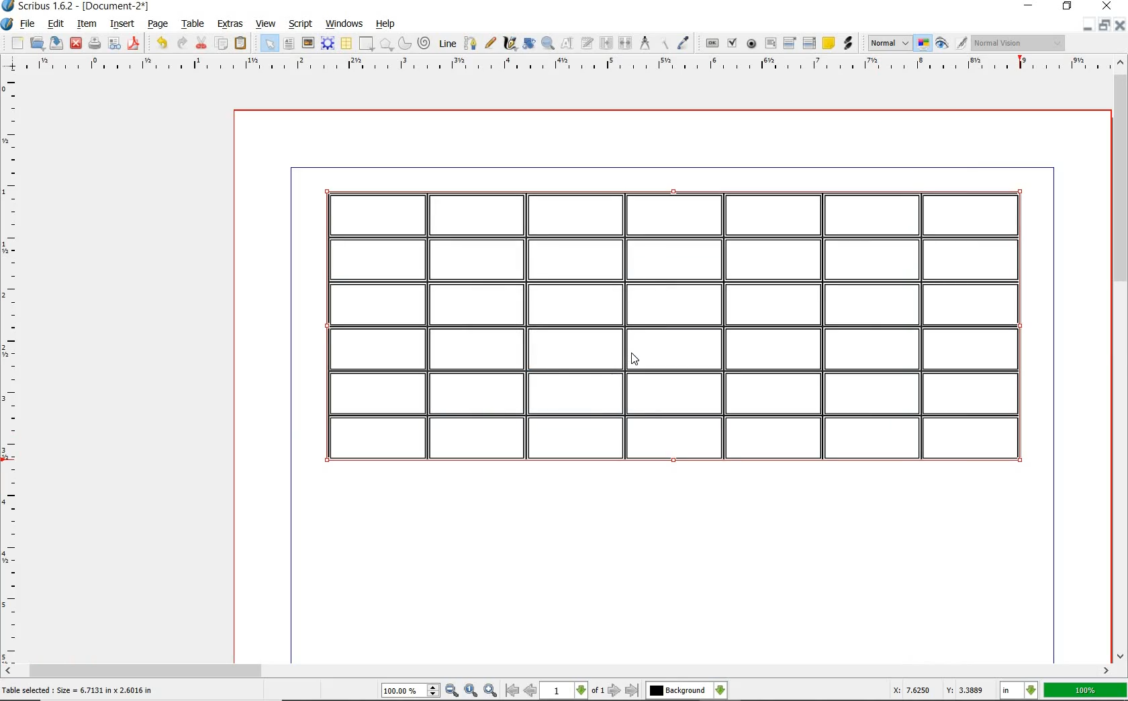 This screenshot has height=701, width=1128. I want to click on select item, so click(268, 42).